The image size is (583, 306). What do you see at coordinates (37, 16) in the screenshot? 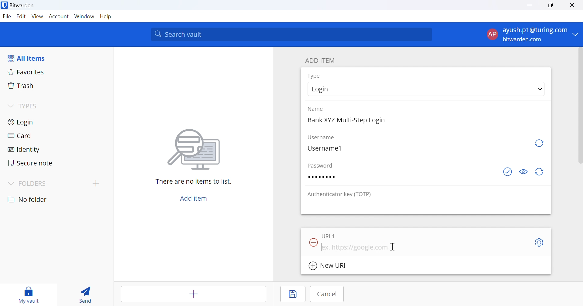
I see `View` at bounding box center [37, 16].